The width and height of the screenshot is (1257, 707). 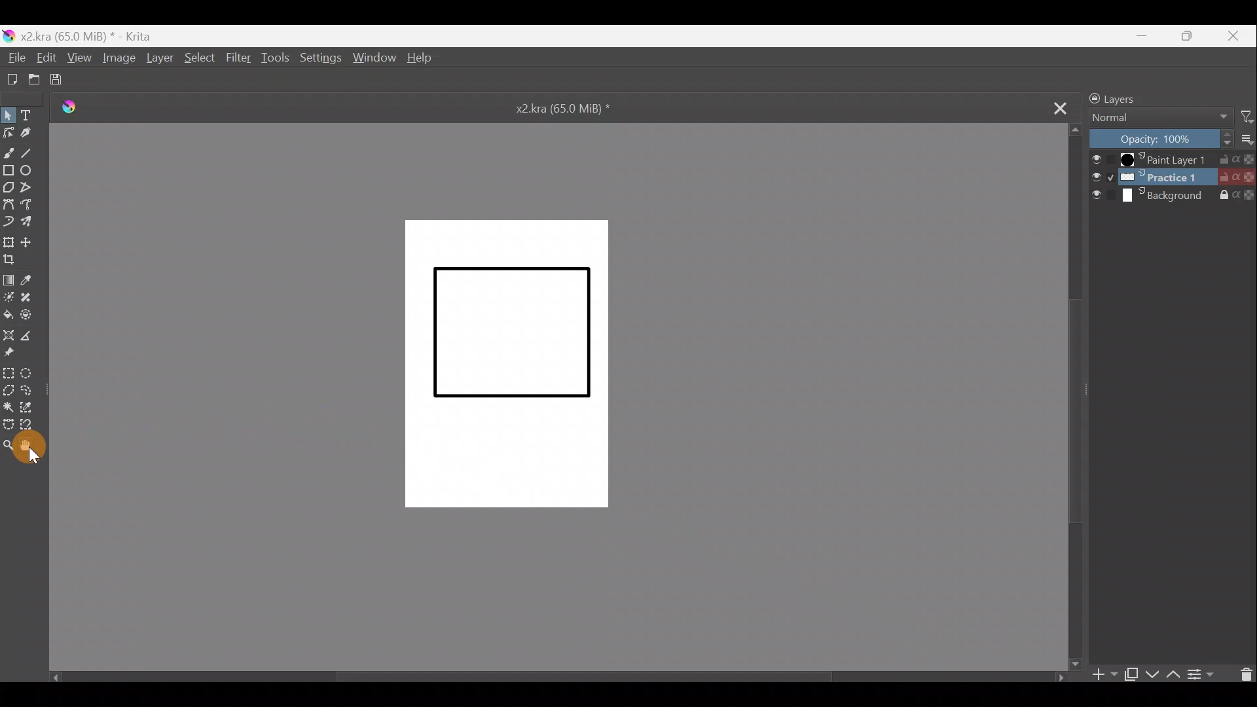 I want to click on Help, so click(x=425, y=59).